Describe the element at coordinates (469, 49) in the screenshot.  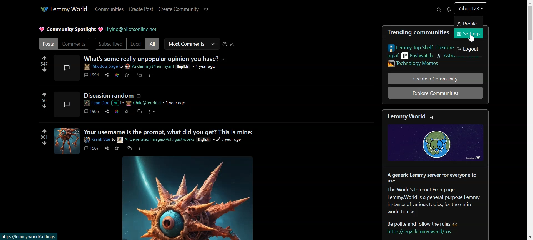
I see `Logout` at that location.